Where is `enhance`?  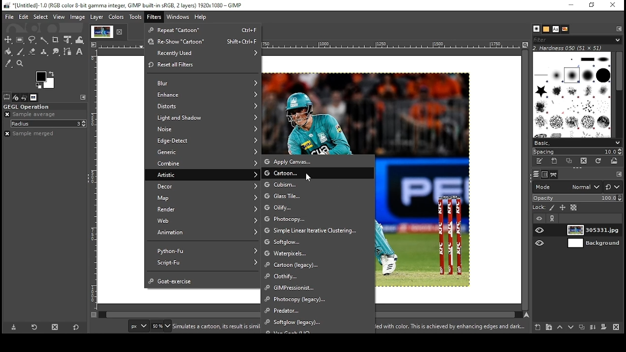
enhance is located at coordinates (203, 95).